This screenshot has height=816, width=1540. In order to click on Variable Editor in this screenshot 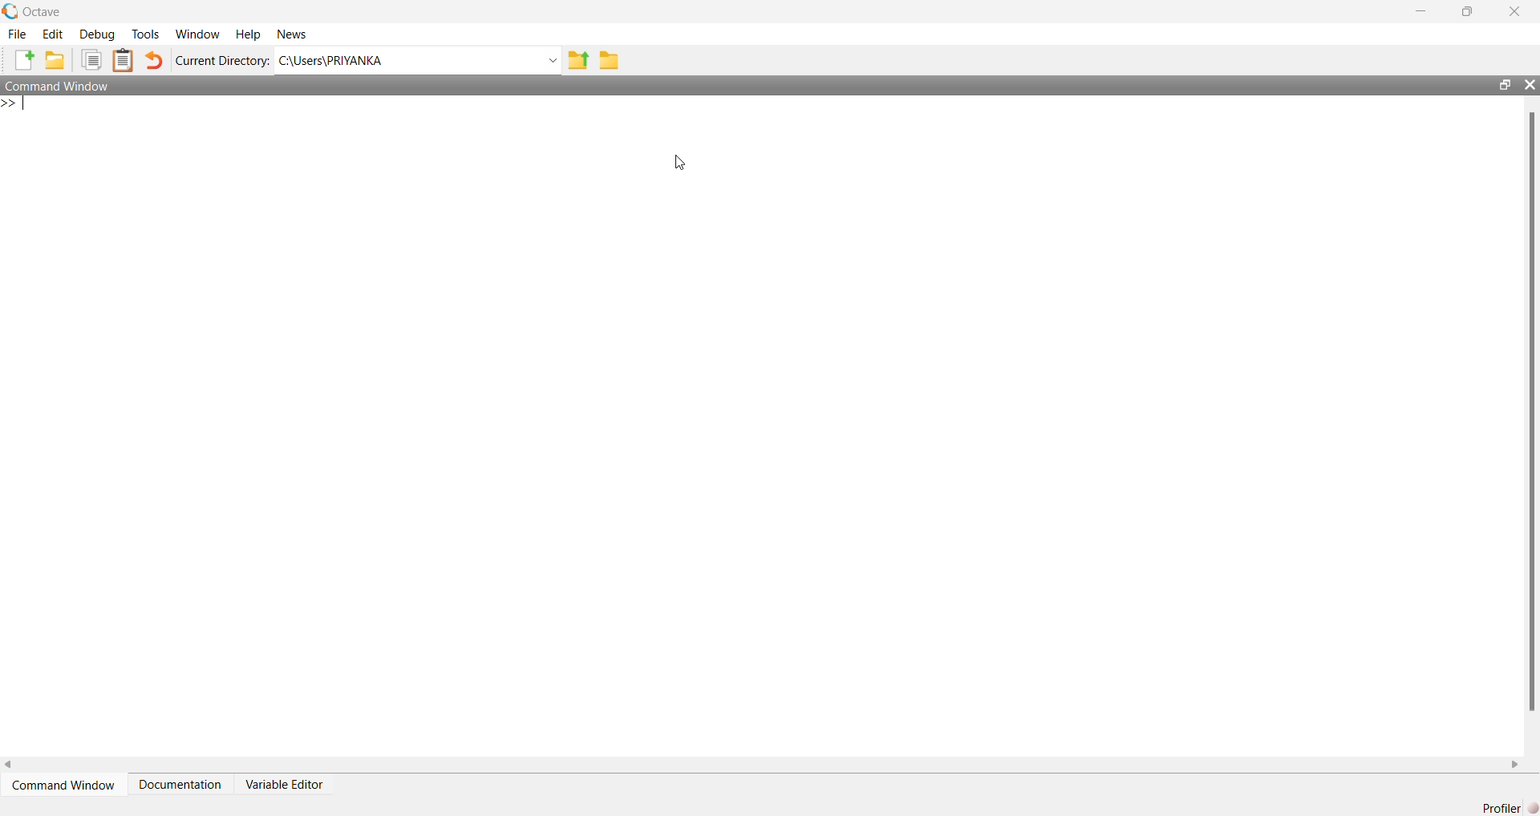, I will do `click(283, 785)`.